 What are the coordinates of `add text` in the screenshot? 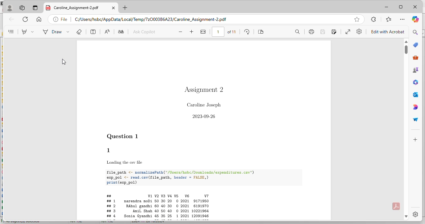 It's located at (93, 31).